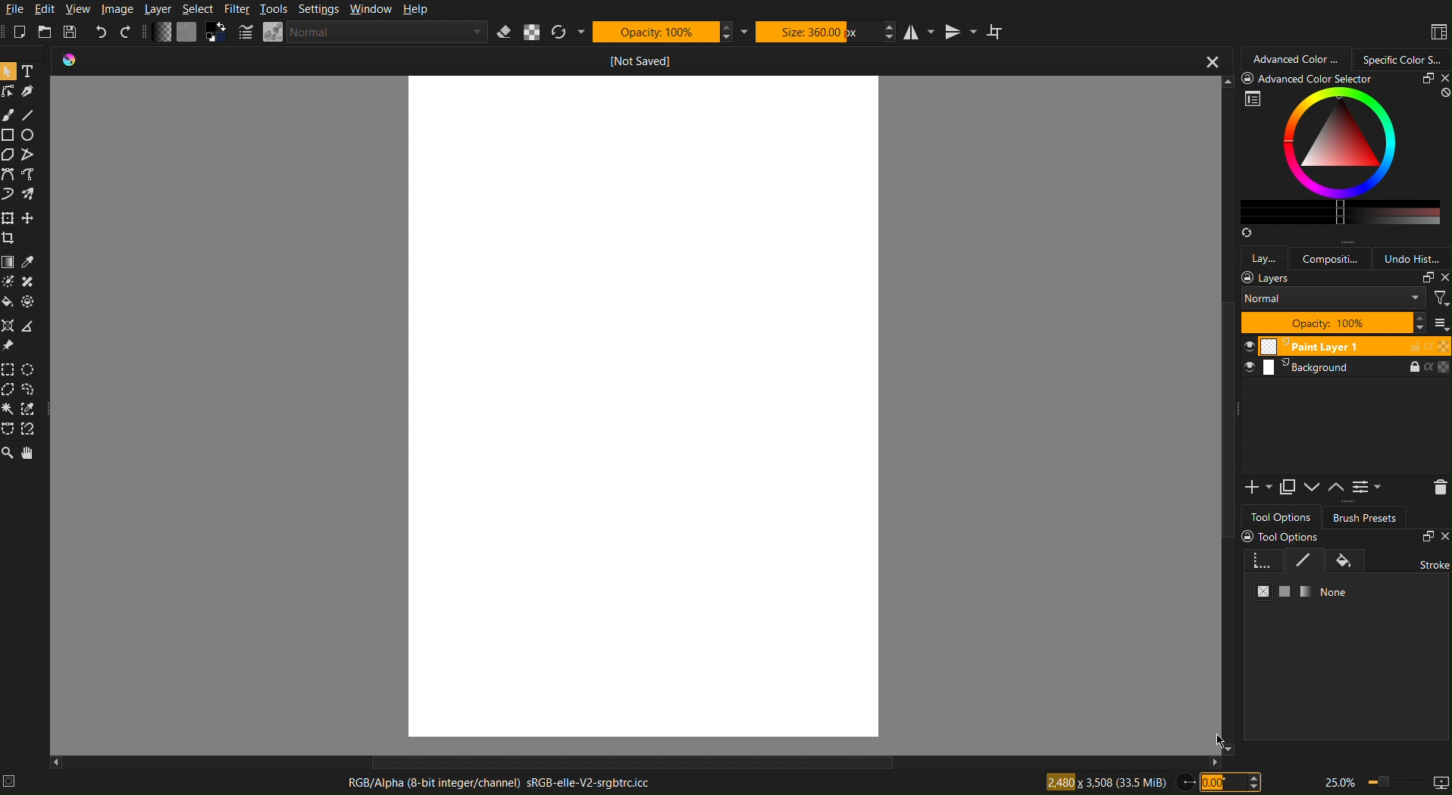  Describe the element at coordinates (1267, 279) in the screenshot. I see `layers` at that location.